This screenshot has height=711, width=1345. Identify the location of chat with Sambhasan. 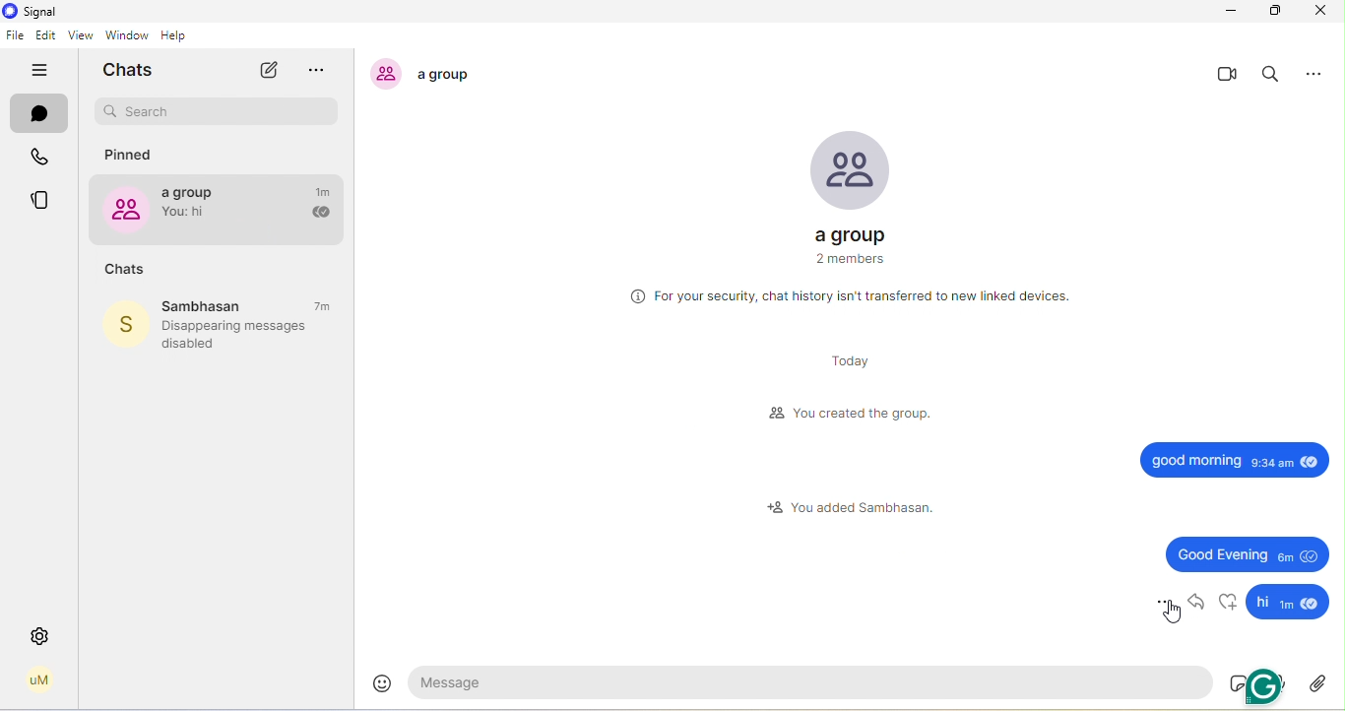
(250, 306).